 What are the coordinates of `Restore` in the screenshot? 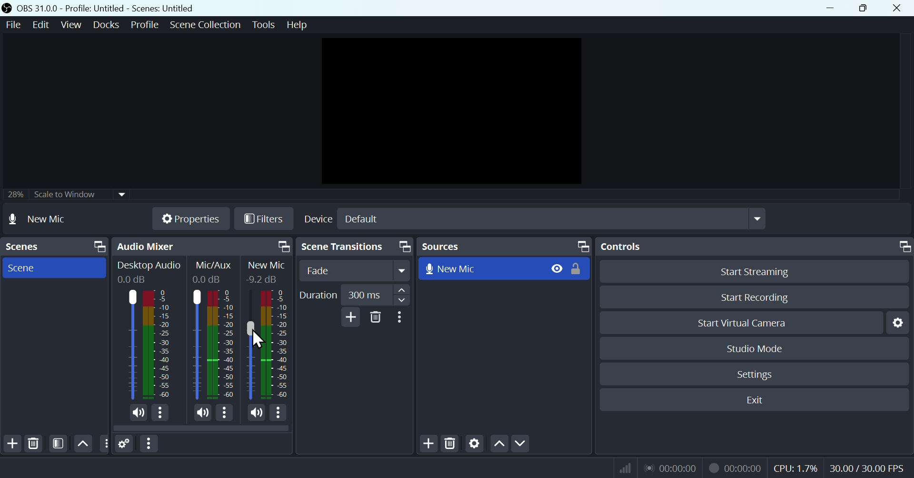 It's located at (865, 8).